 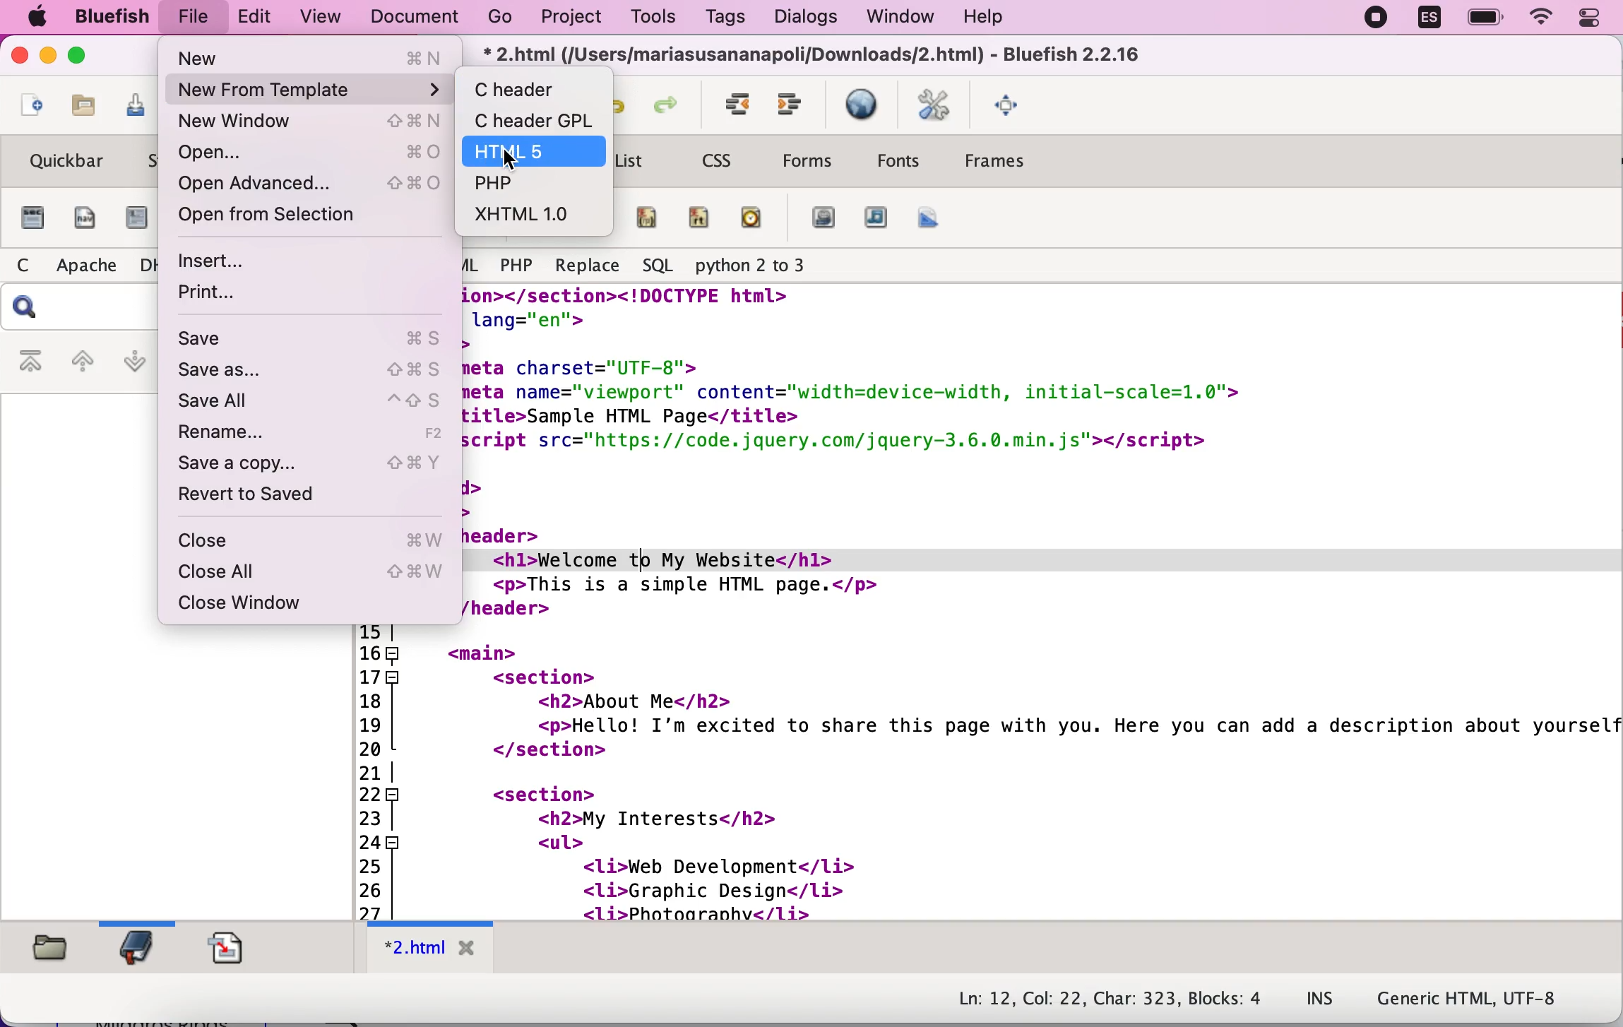 What do you see at coordinates (257, 18) in the screenshot?
I see `edit` at bounding box center [257, 18].